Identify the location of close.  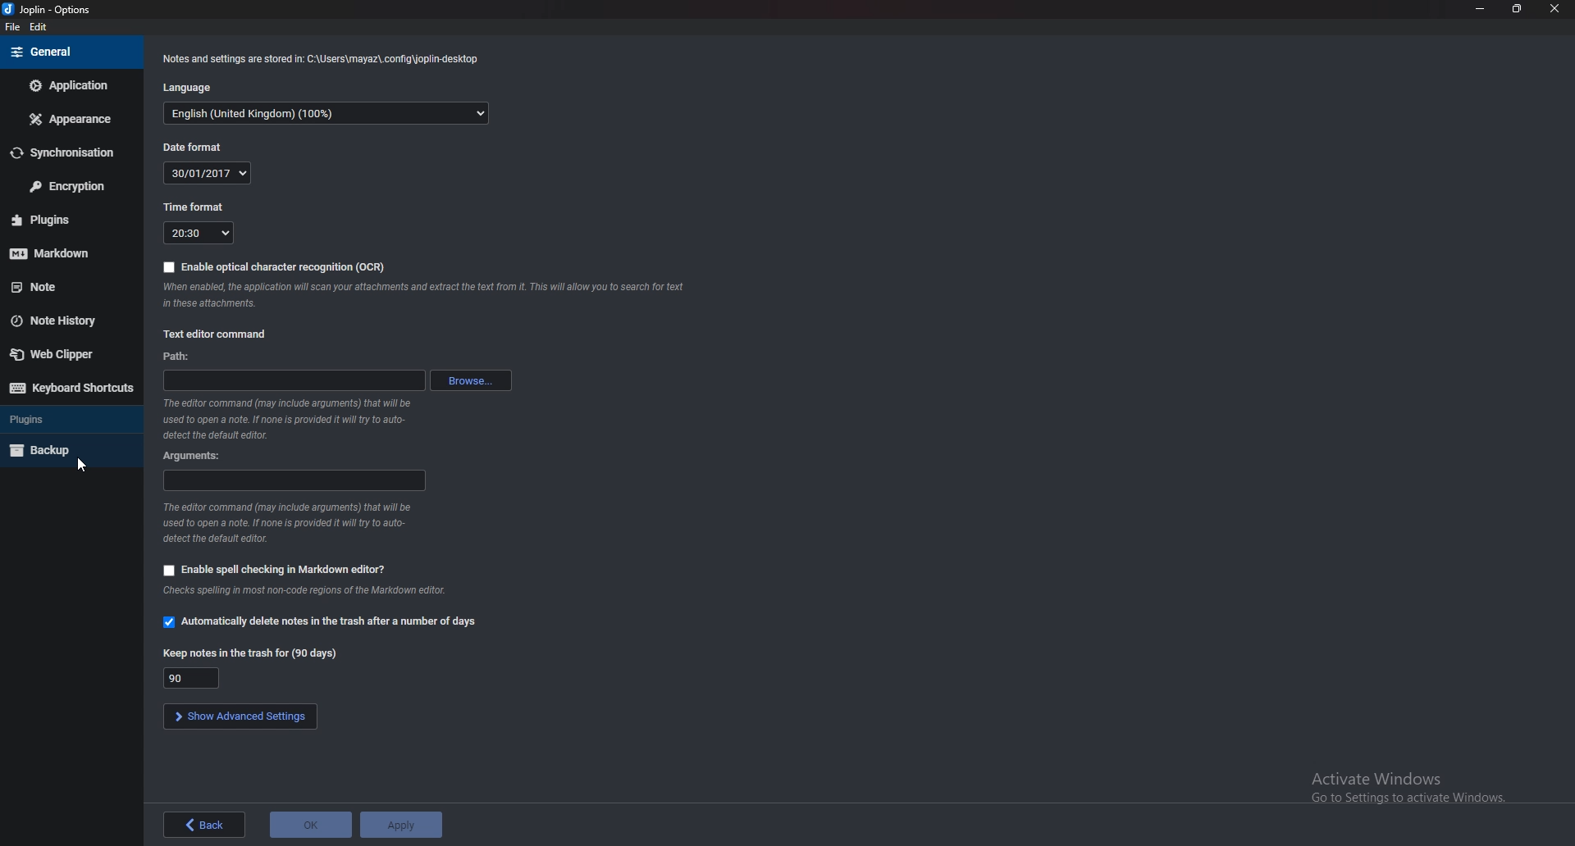
(1554, 10).